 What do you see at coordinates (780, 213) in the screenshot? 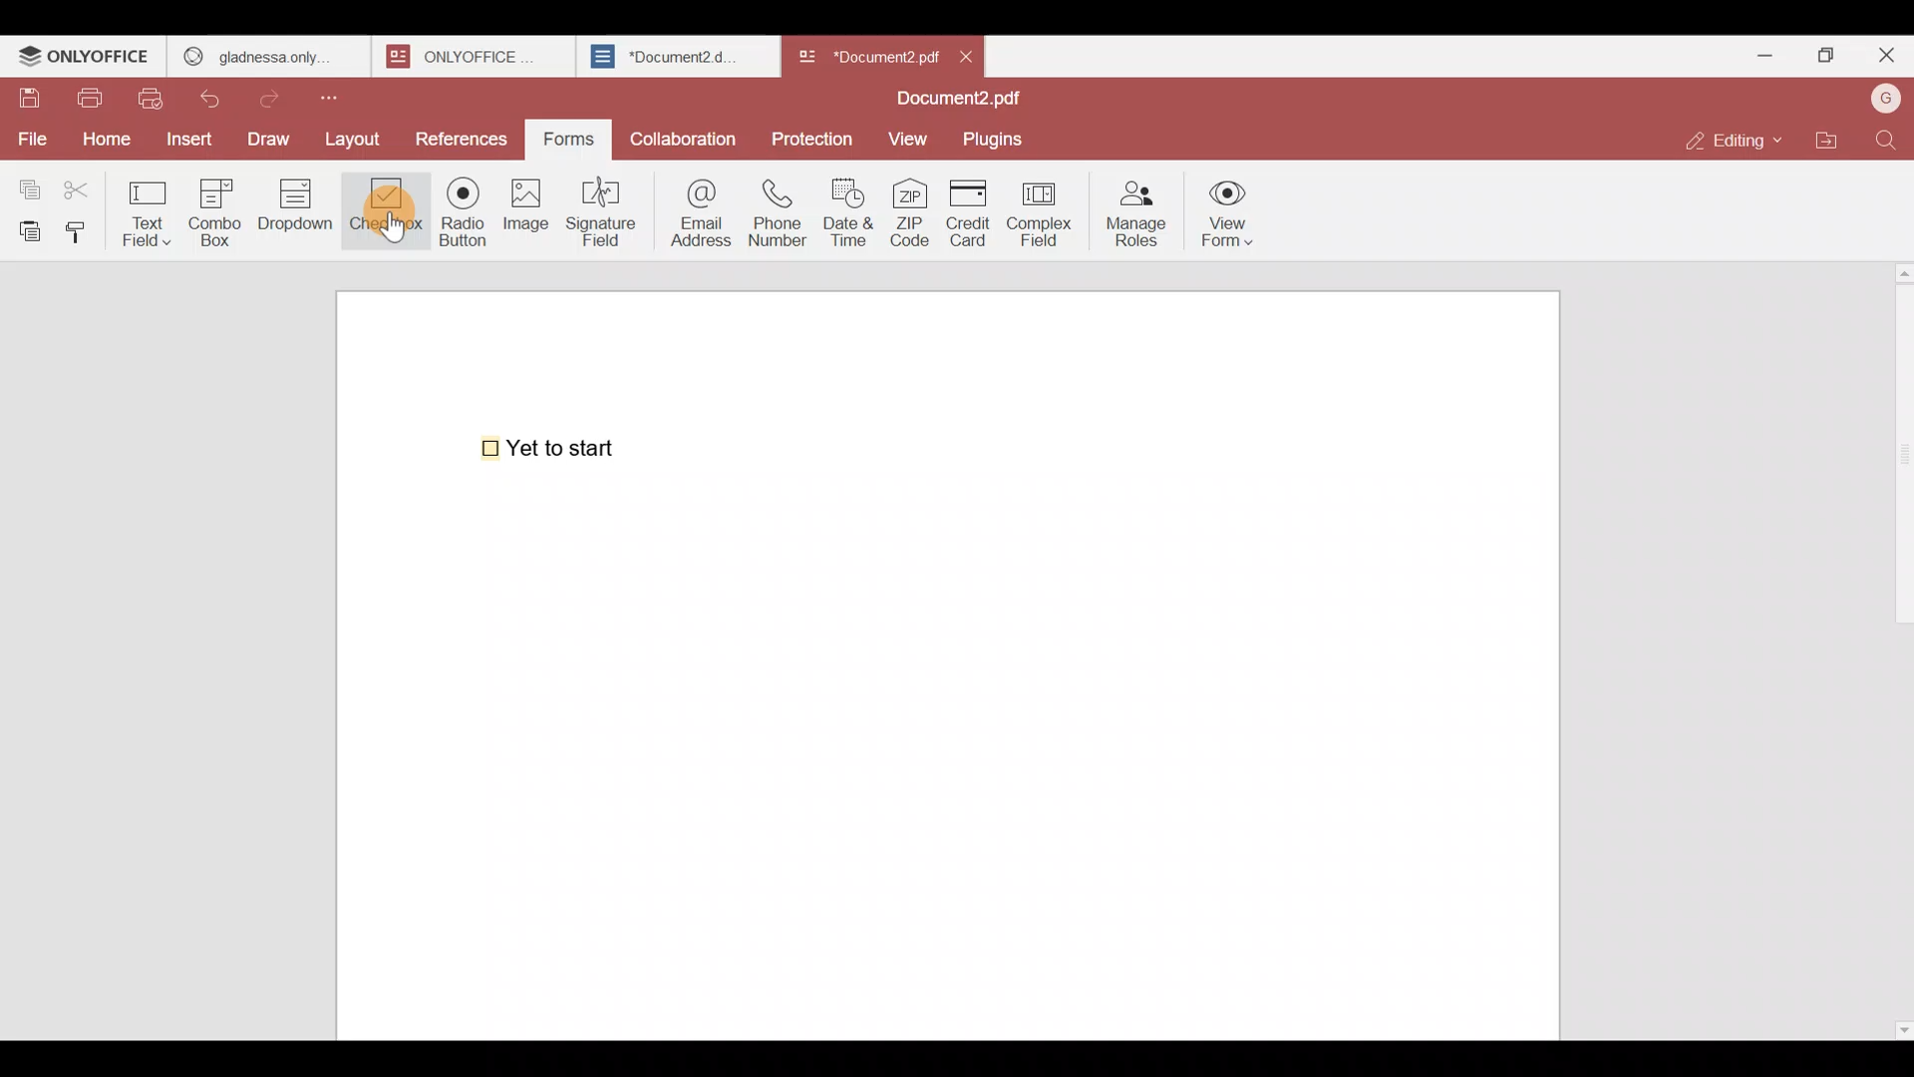
I see `Phone number` at bounding box center [780, 213].